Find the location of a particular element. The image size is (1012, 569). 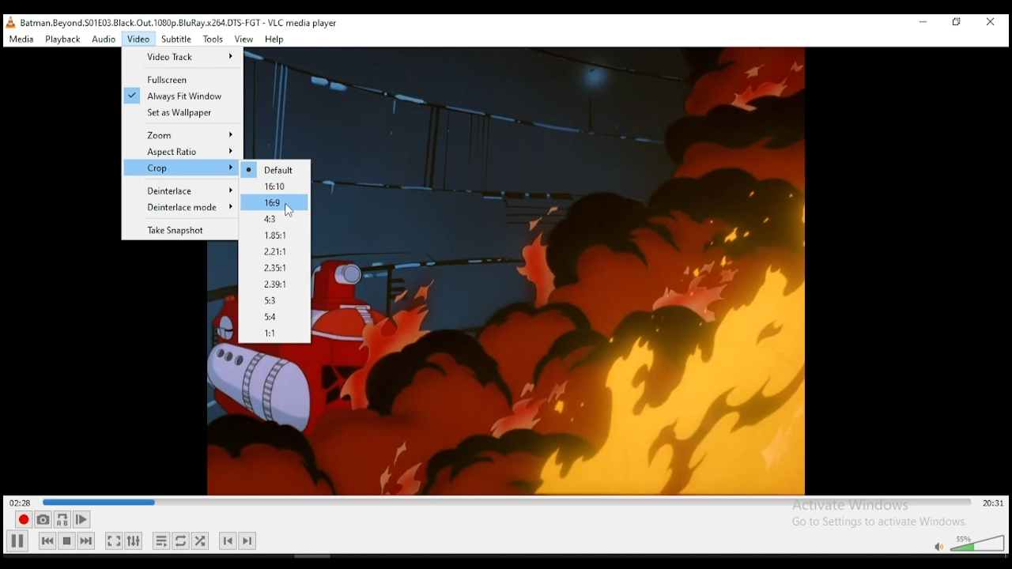

seek bar is located at coordinates (505, 503).